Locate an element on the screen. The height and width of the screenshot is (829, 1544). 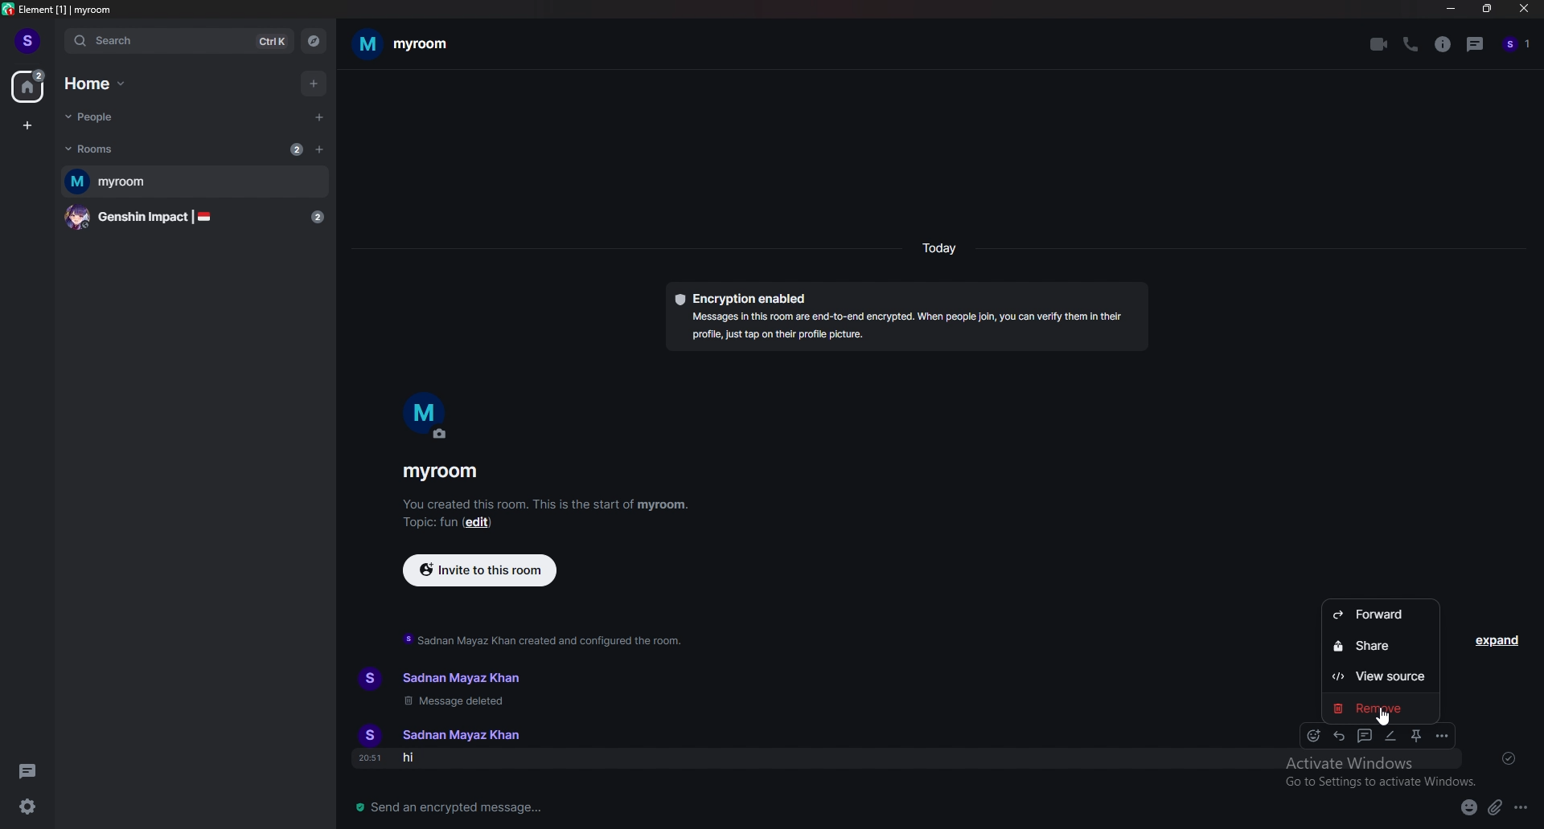
react is located at coordinates (1315, 736).